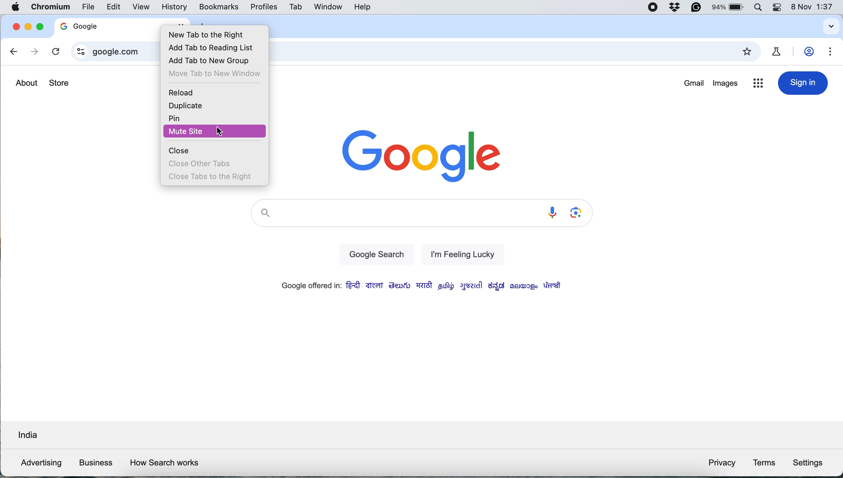  Describe the element at coordinates (729, 7) in the screenshot. I see `battery` at that location.